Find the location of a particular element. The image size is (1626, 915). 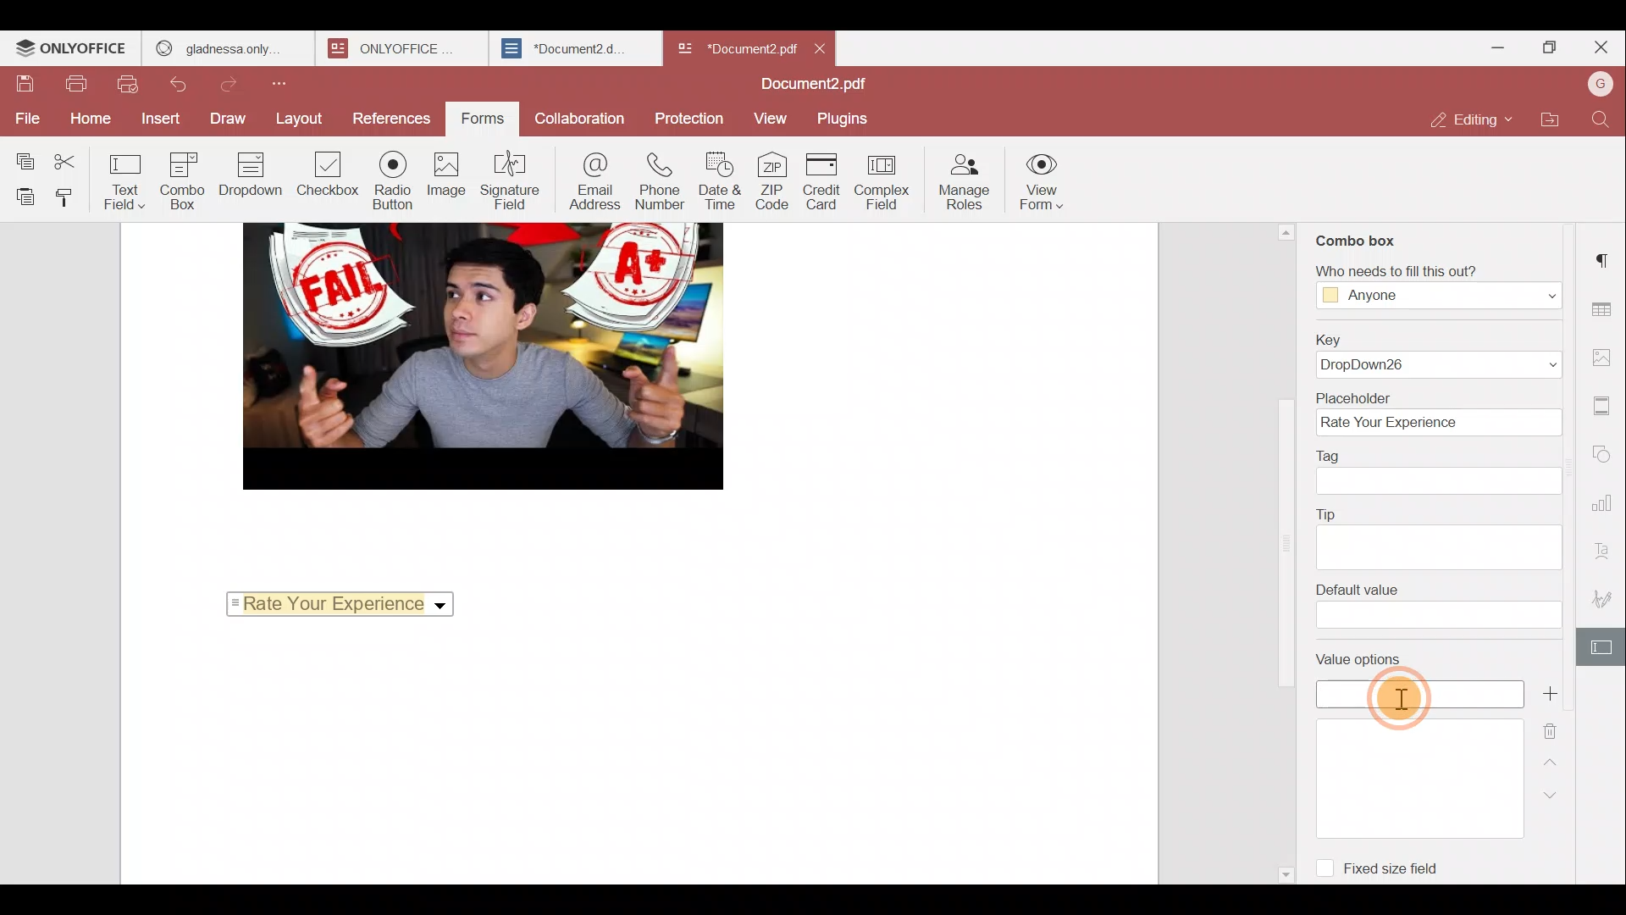

ONLYOFFICE is located at coordinates (72, 50).